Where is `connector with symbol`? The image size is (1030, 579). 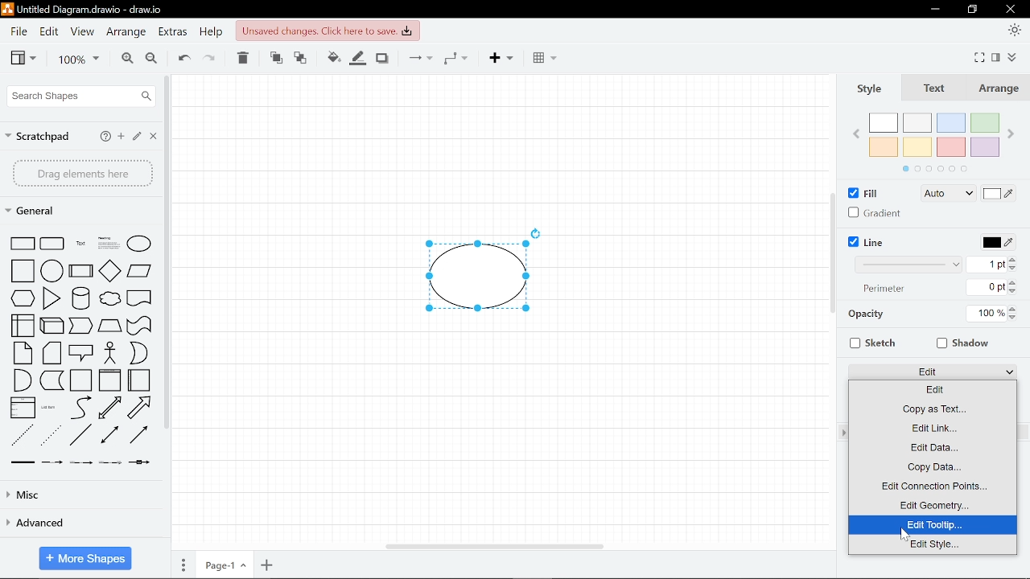
connector with symbol is located at coordinates (138, 462).